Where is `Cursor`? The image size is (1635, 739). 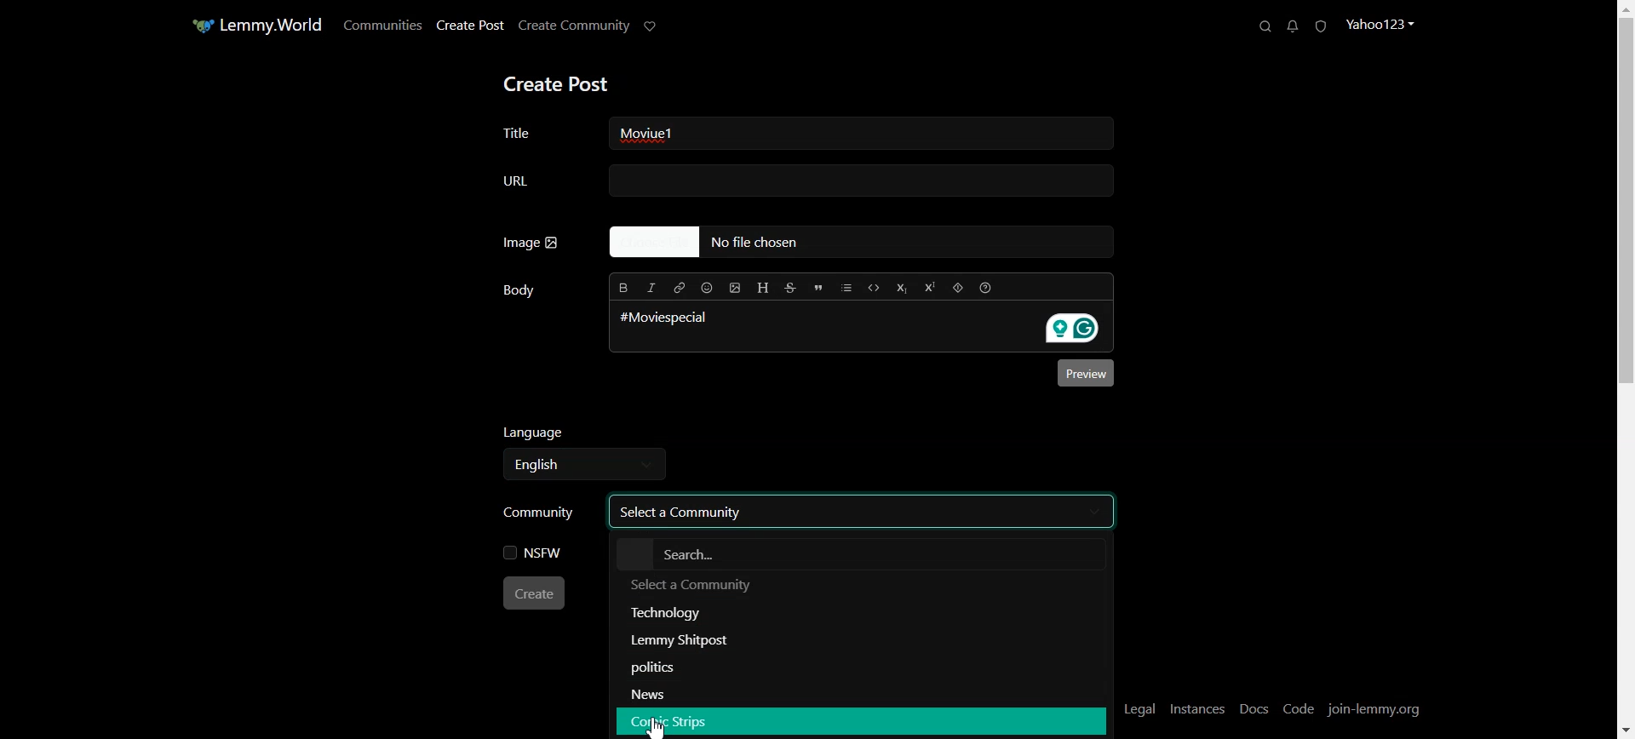
Cursor is located at coordinates (655, 730).